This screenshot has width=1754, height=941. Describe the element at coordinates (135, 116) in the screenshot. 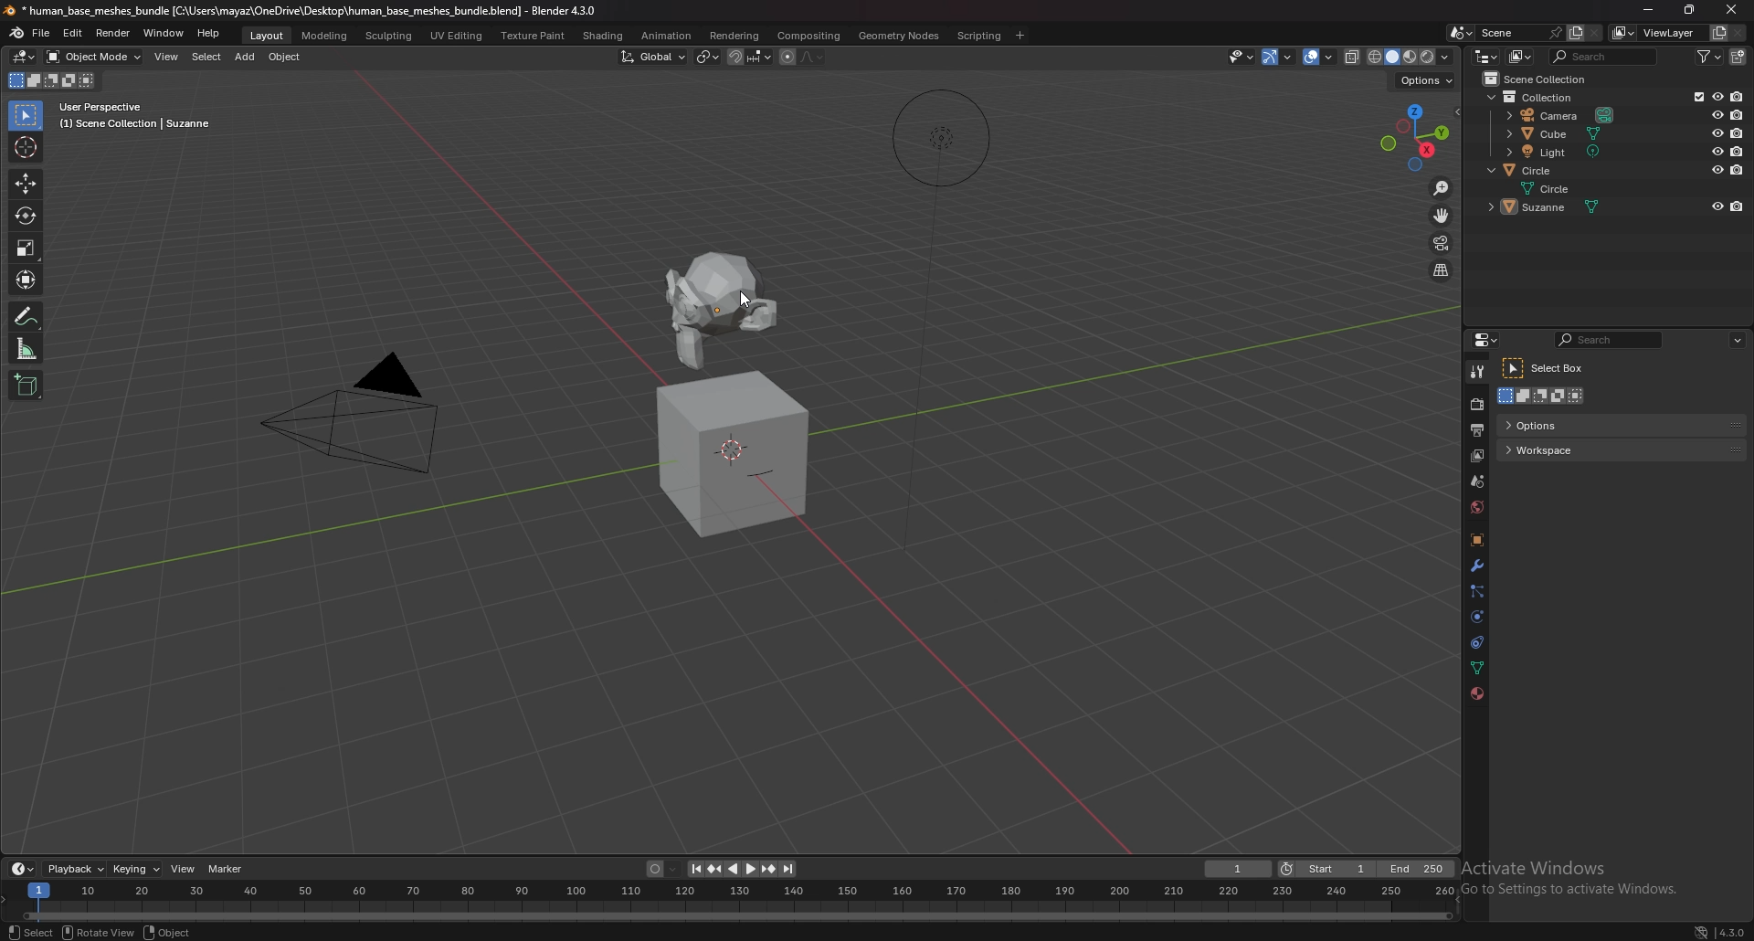

I see `info` at that location.